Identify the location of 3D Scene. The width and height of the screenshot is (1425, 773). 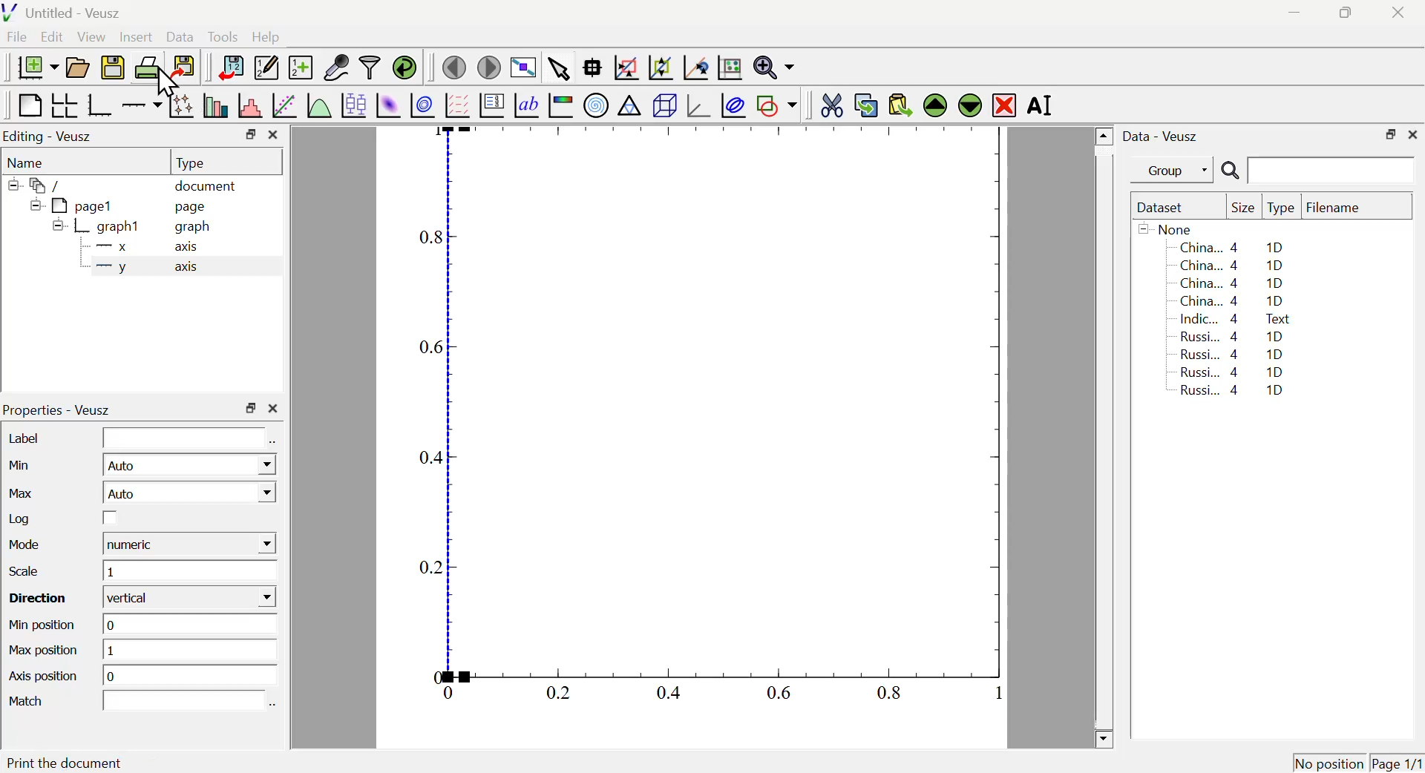
(664, 105).